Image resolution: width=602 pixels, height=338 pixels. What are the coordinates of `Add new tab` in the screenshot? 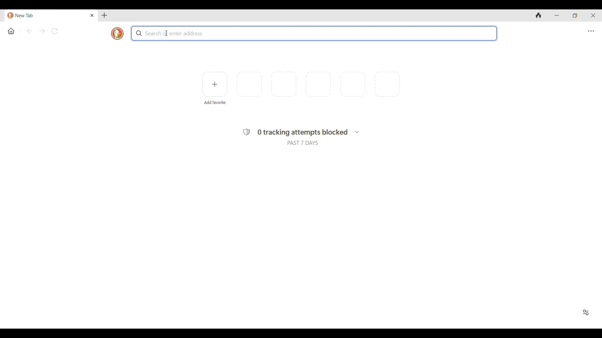 It's located at (104, 15).